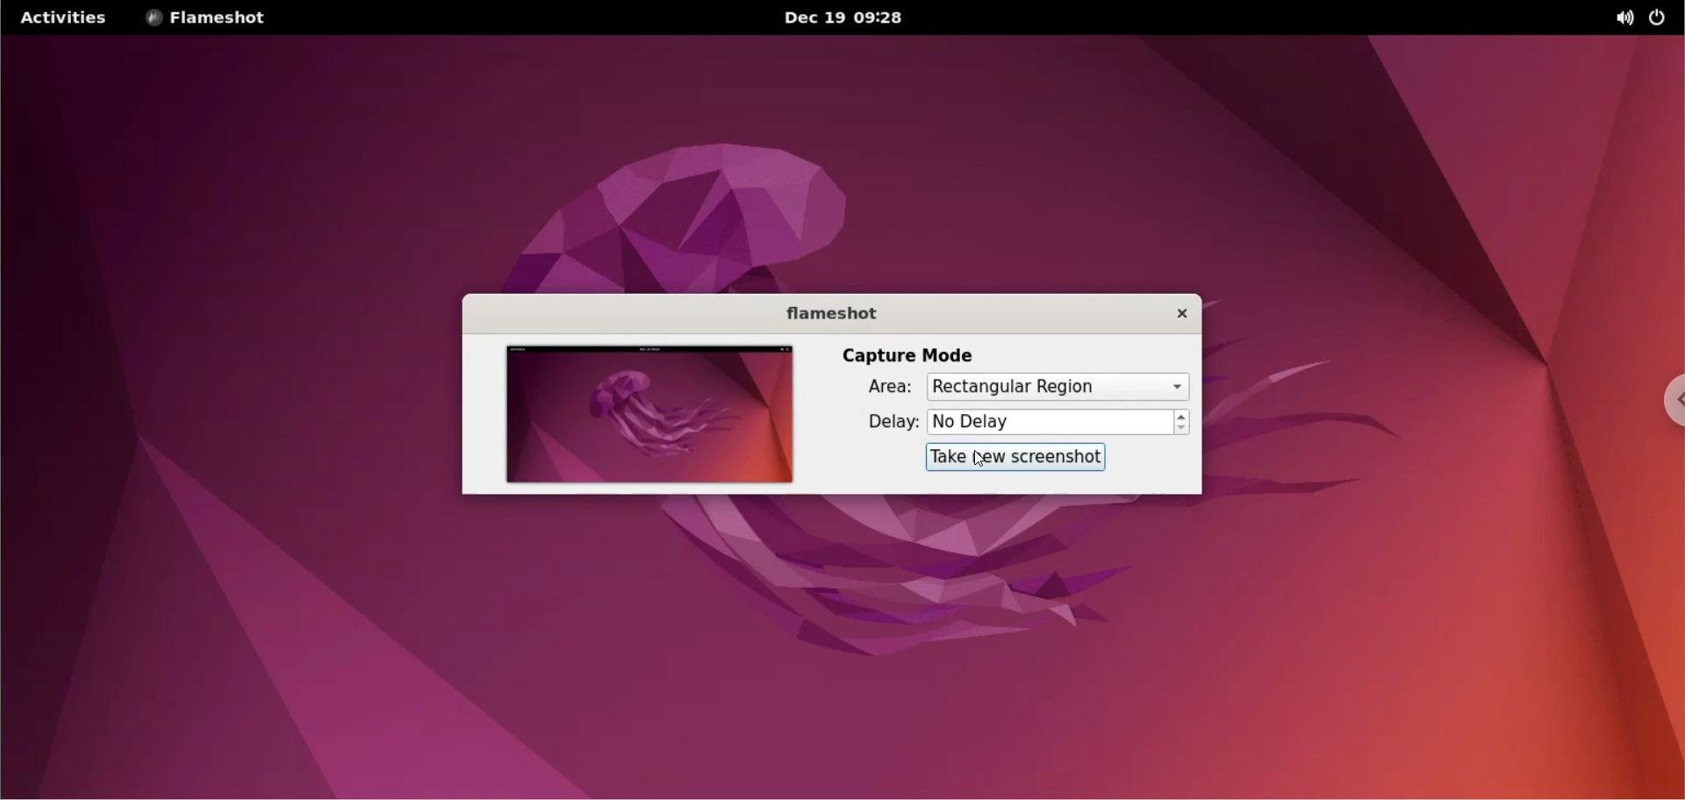 The width and height of the screenshot is (1685, 800). I want to click on increment and decrement delay, so click(1183, 423).